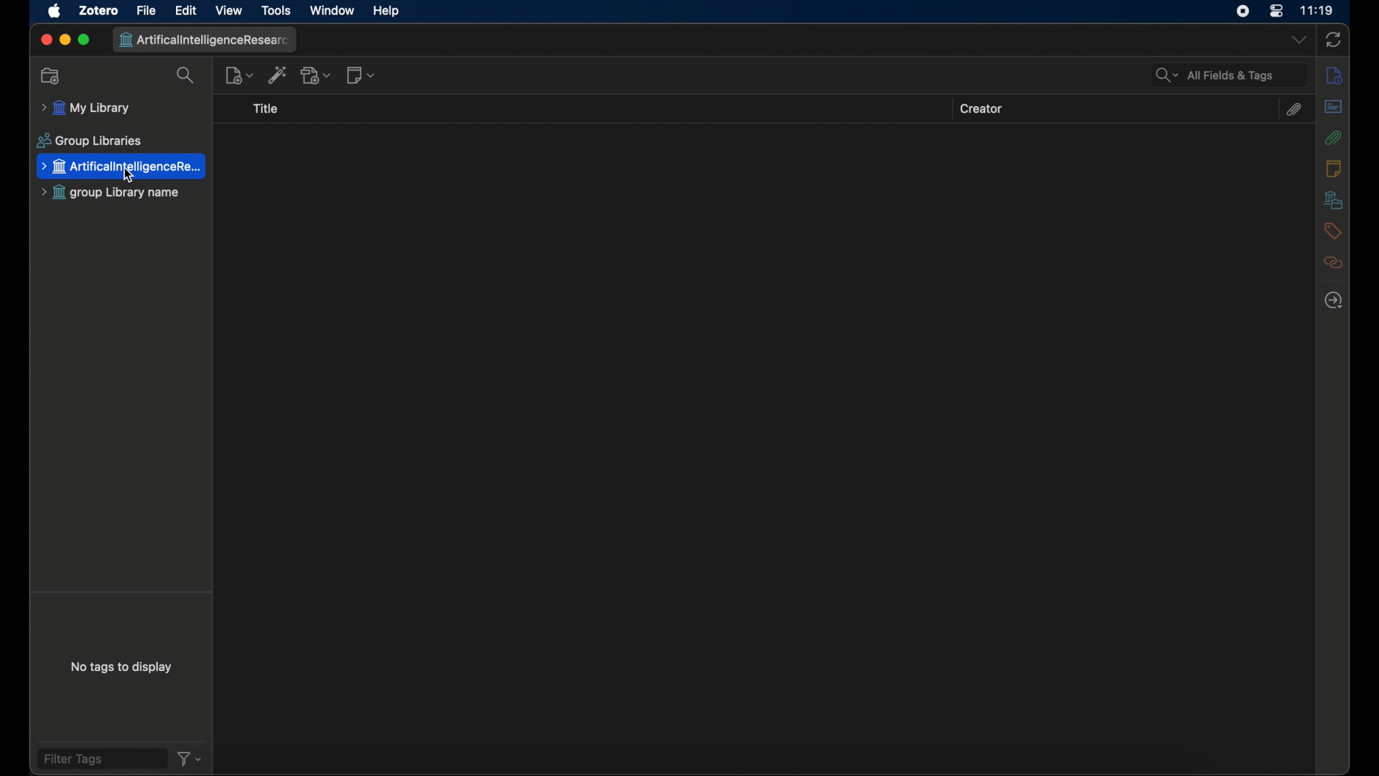 This screenshot has width=1379, height=776. Describe the element at coordinates (121, 108) in the screenshot. I see `my library` at that location.